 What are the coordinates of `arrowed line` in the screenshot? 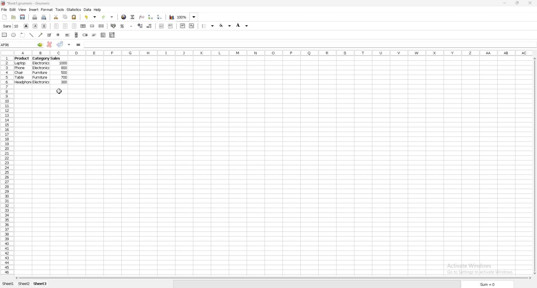 It's located at (41, 35).